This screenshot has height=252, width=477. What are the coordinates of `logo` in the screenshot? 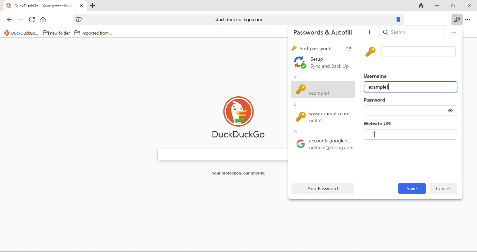 It's located at (7, 33).